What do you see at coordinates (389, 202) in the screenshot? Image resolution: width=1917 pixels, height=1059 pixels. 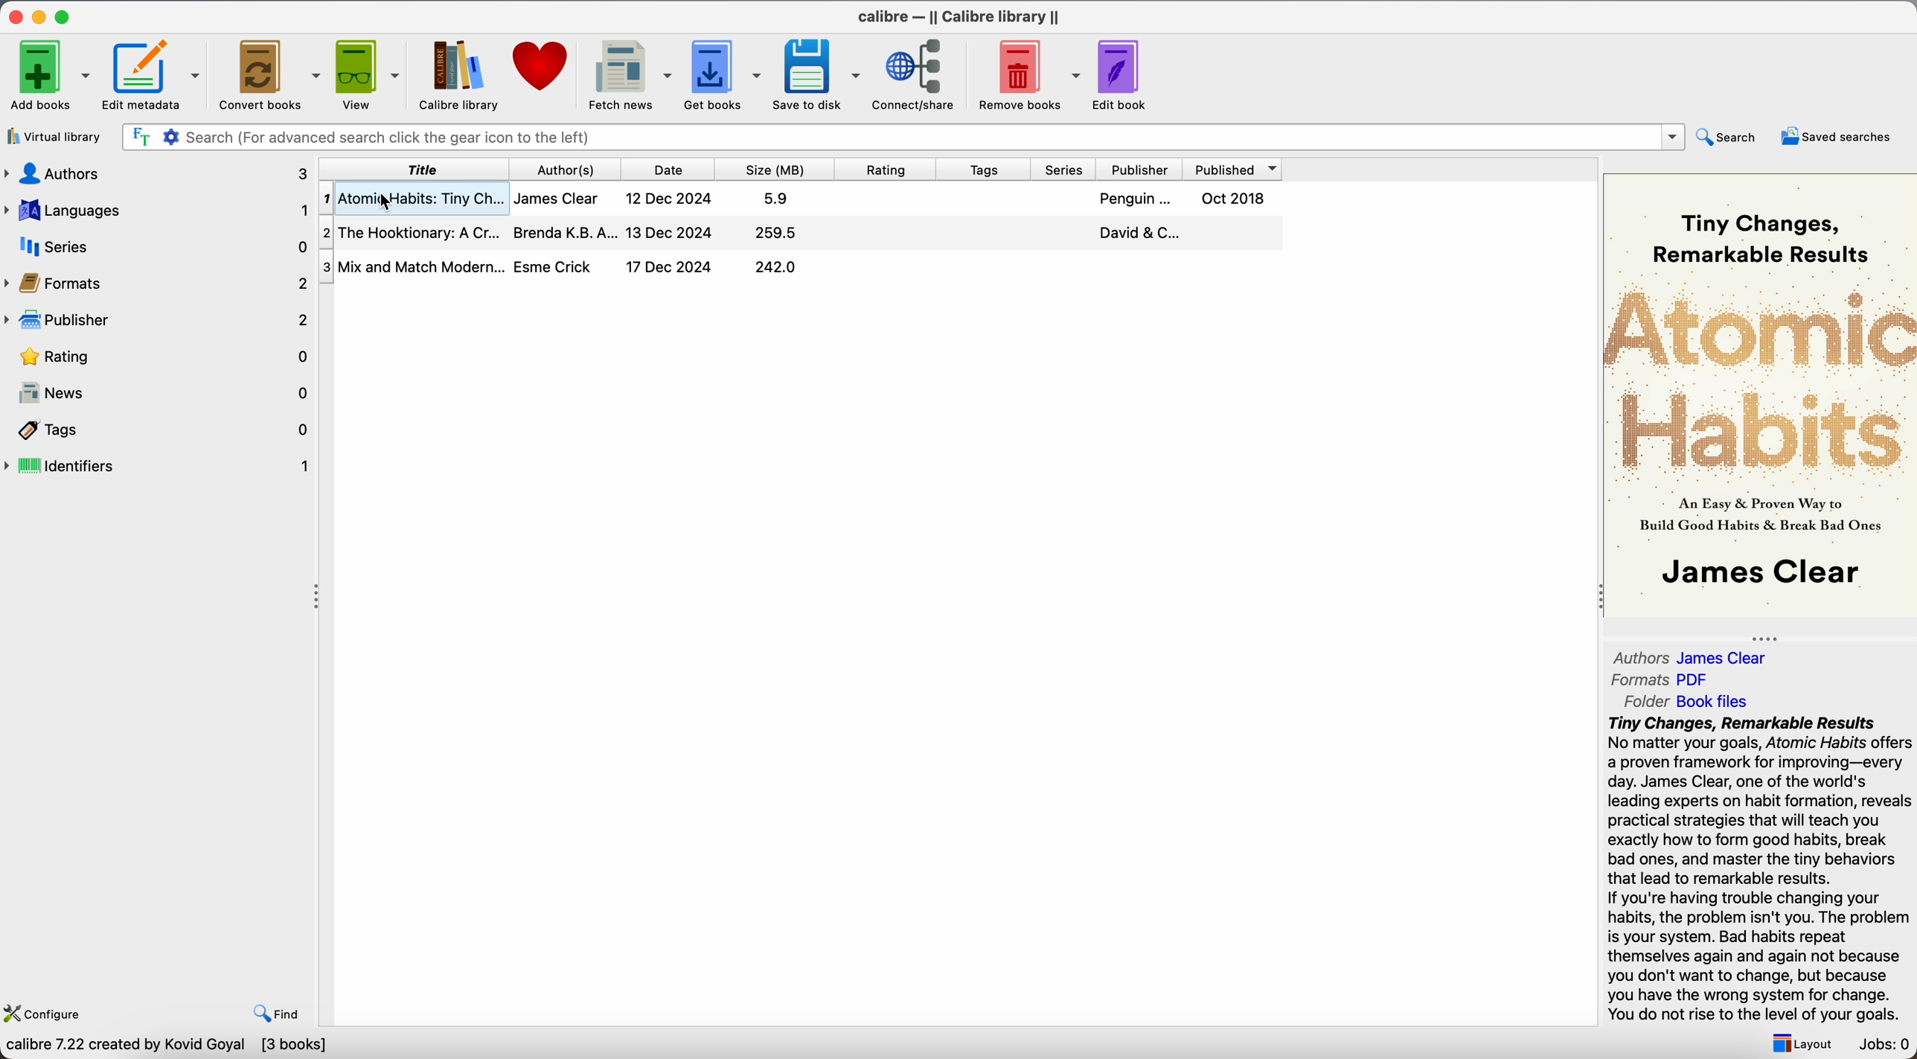 I see `Cursor` at bounding box center [389, 202].